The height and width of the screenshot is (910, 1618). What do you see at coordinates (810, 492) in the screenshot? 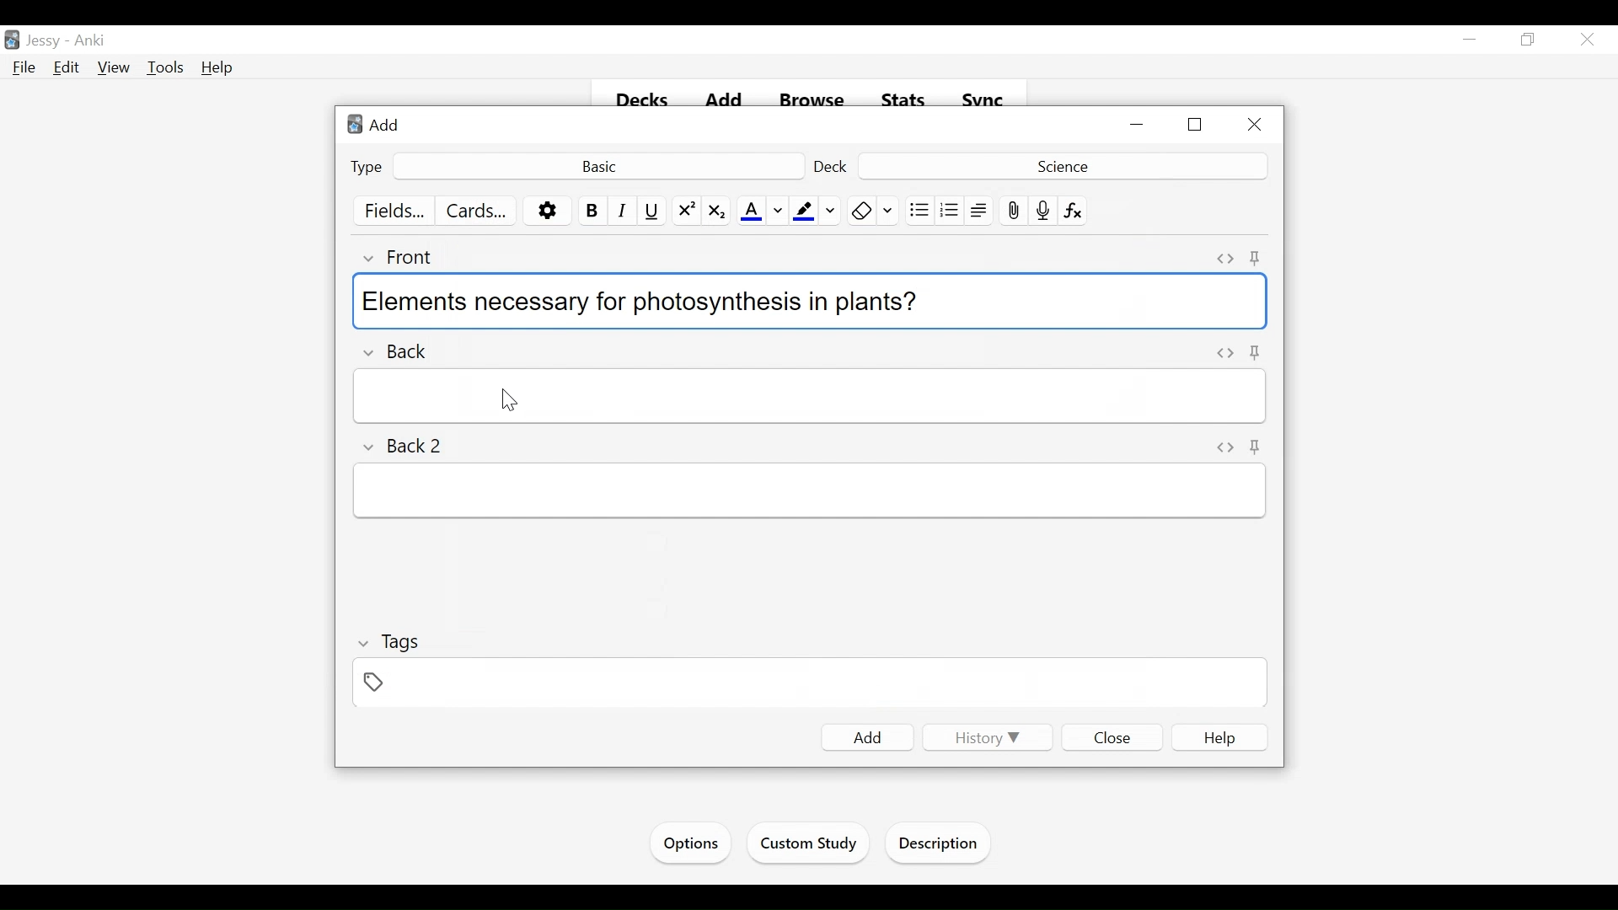
I see `Back 2 Field` at bounding box center [810, 492].